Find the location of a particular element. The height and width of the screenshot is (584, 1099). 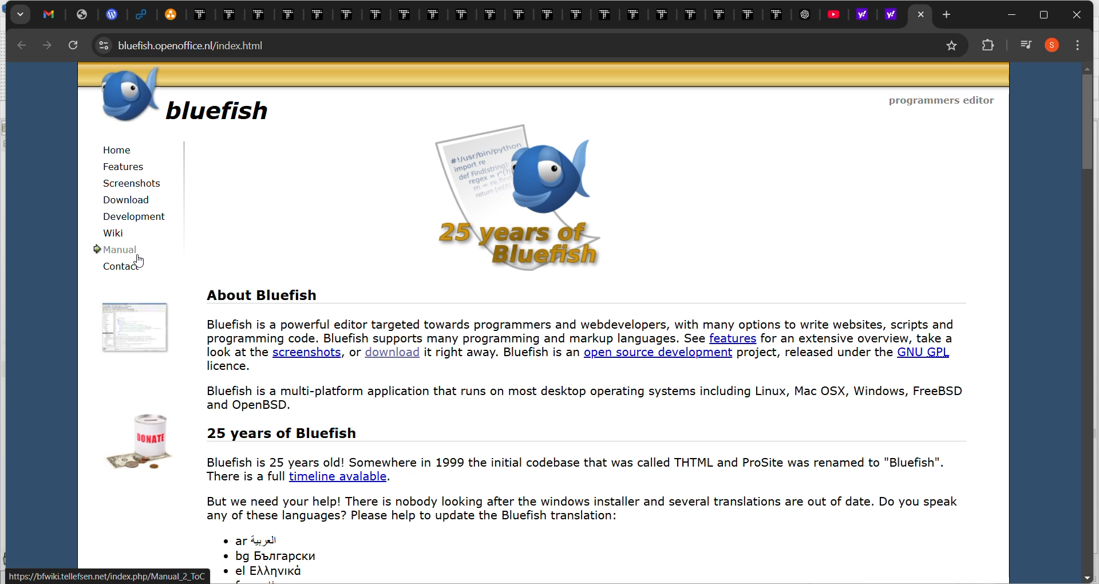

close is located at coordinates (1077, 16).